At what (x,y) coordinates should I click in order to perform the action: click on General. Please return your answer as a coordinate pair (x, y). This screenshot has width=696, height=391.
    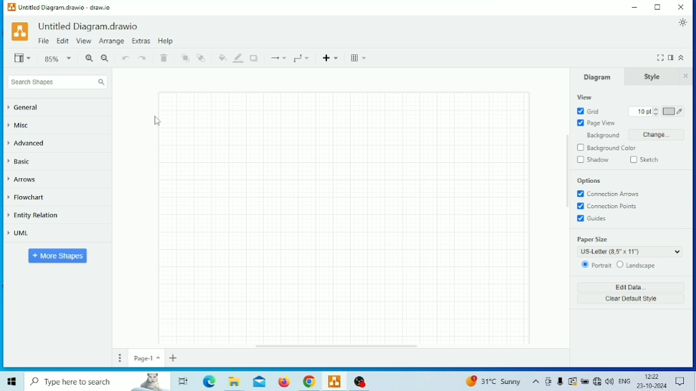
    Looking at the image, I should click on (24, 108).